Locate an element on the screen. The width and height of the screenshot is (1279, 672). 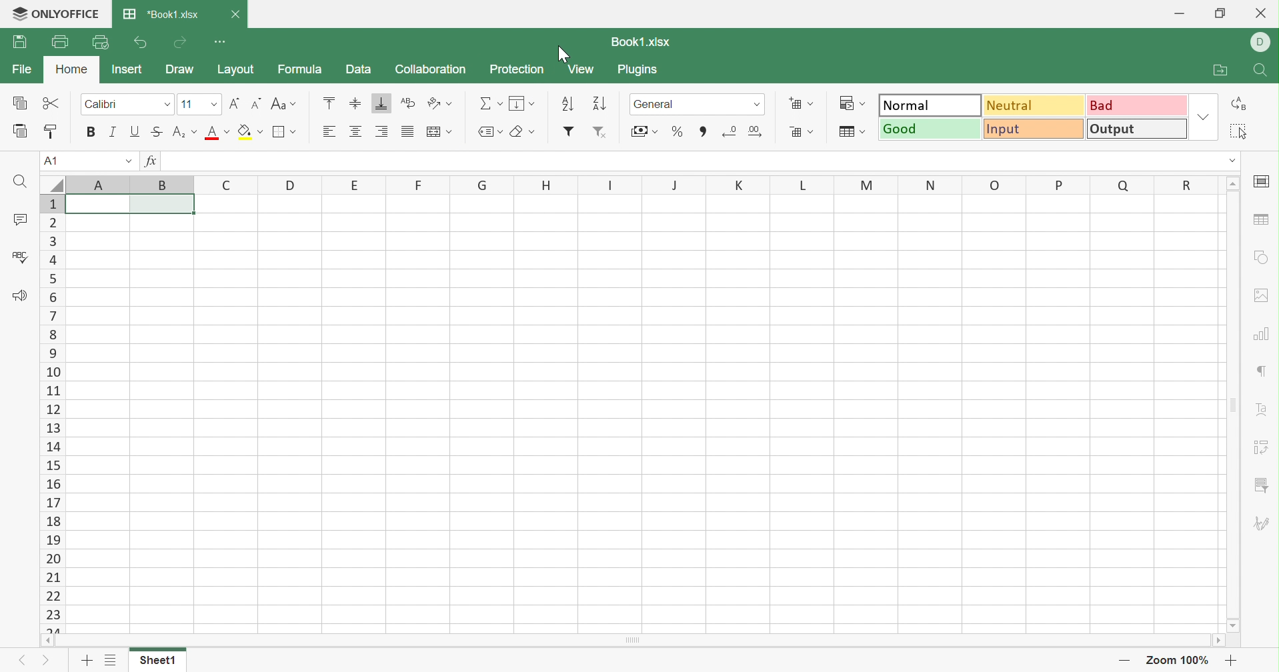
Comma style is located at coordinates (703, 133).